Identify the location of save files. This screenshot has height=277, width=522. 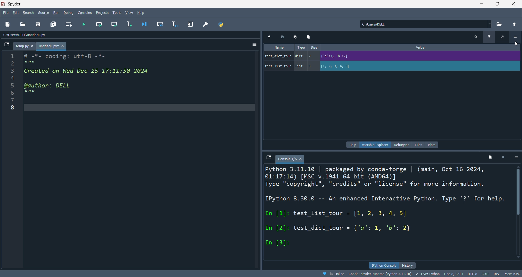
(54, 24).